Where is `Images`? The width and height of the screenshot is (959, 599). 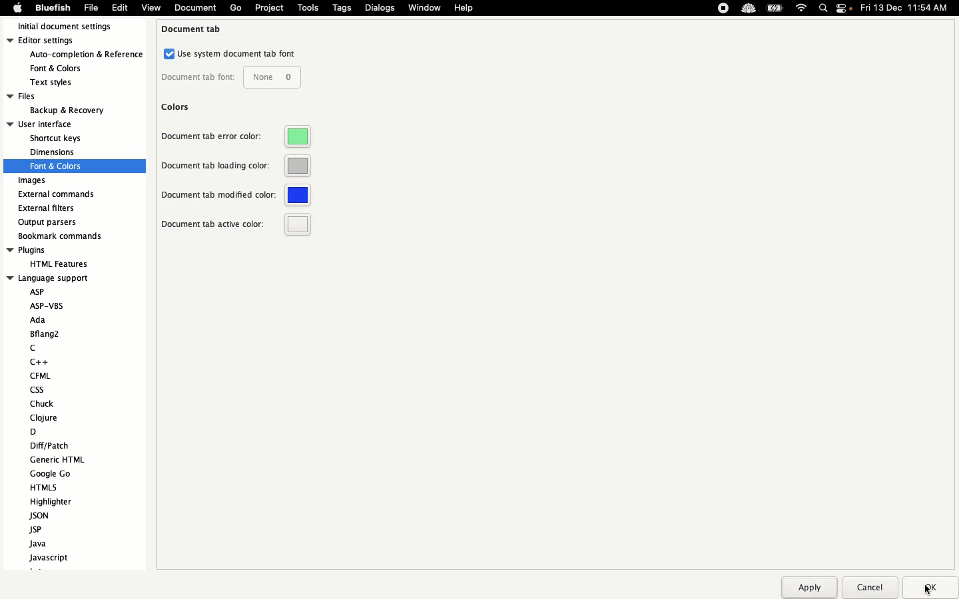
Images is located at coordinates (33, 181).